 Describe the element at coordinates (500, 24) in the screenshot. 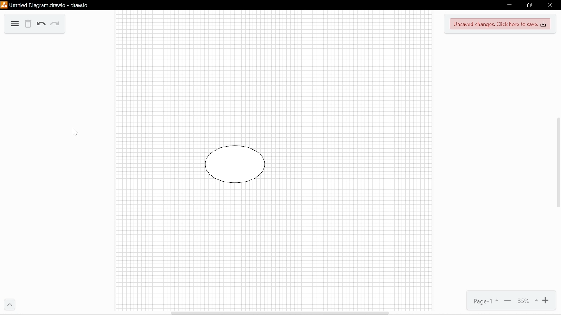

I see `Unsaved changes. Click here to save.` at that location.